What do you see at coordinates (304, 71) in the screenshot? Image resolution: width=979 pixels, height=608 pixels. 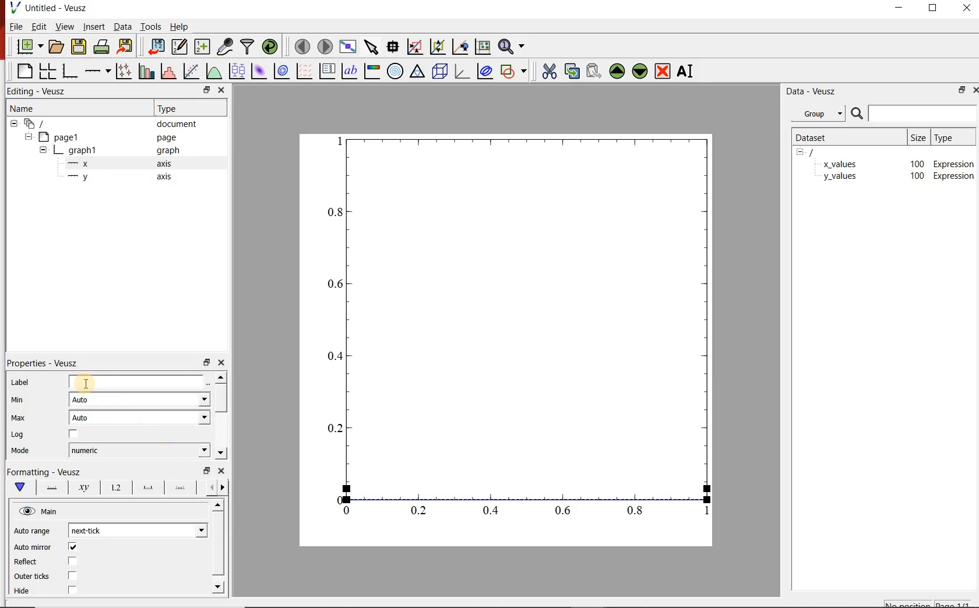 I see `plot vector field` at bounding box center [304, 71].